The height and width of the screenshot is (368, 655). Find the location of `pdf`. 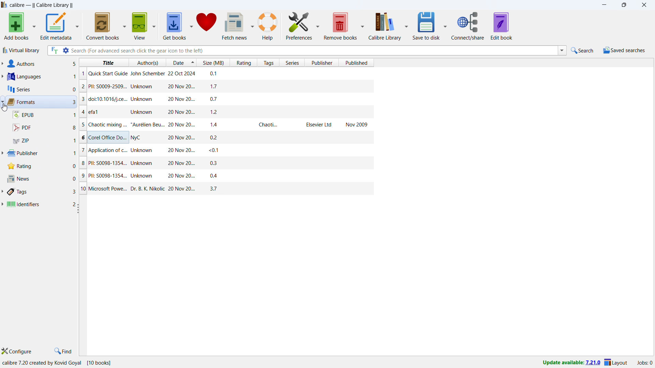

pdf is located at coordinates (44, 128).